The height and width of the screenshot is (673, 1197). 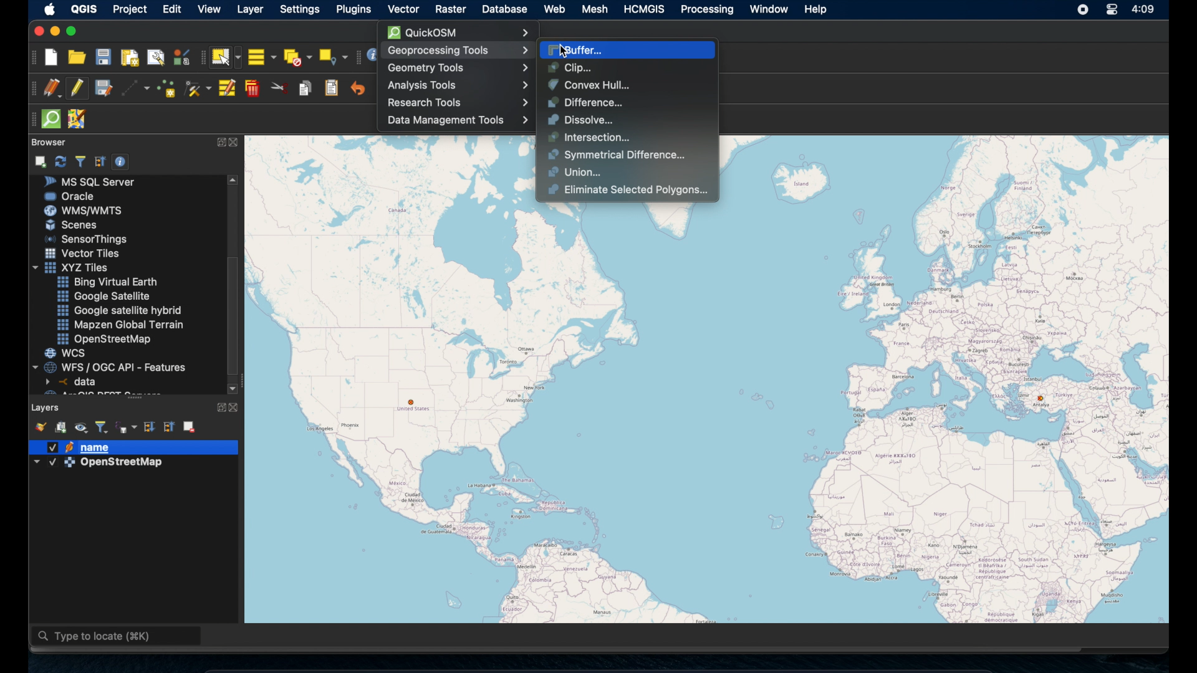 I want to click on Research Tools , so click(x=456, y=103).